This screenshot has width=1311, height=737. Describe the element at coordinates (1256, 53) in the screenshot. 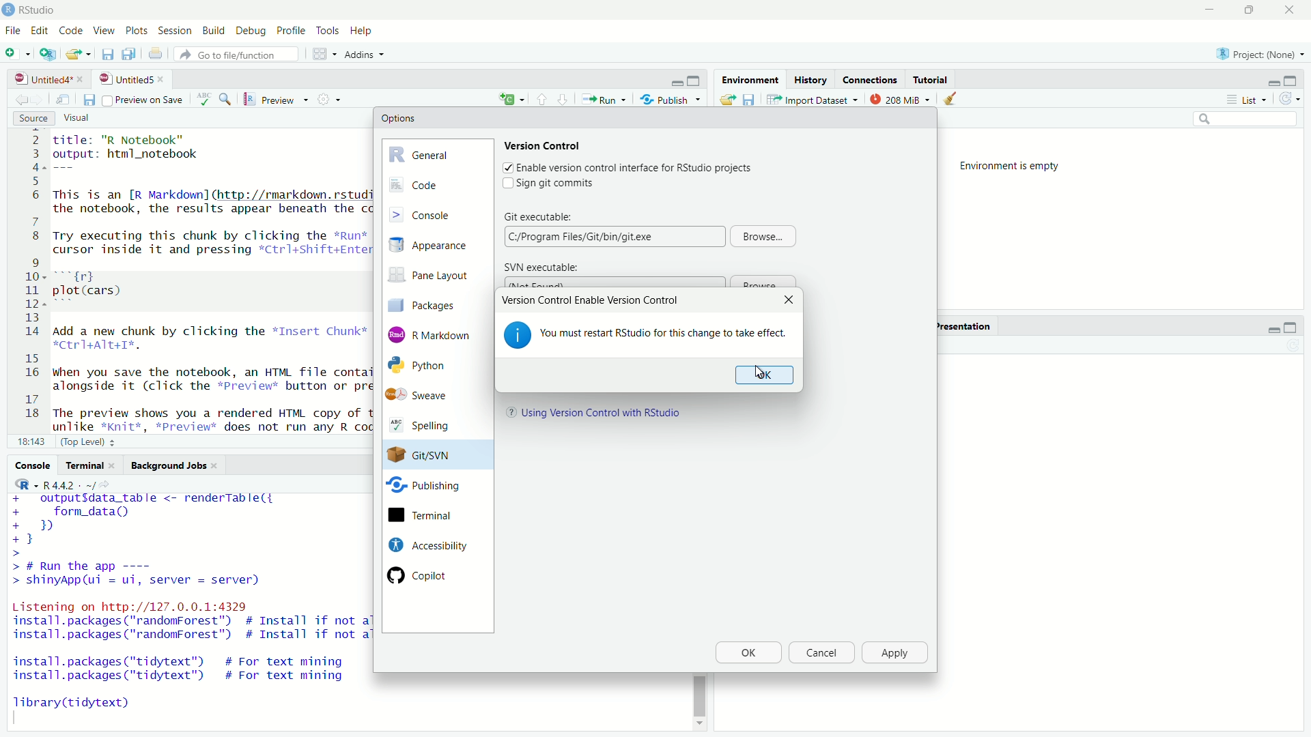

I see `Project: (None) ` at that location.